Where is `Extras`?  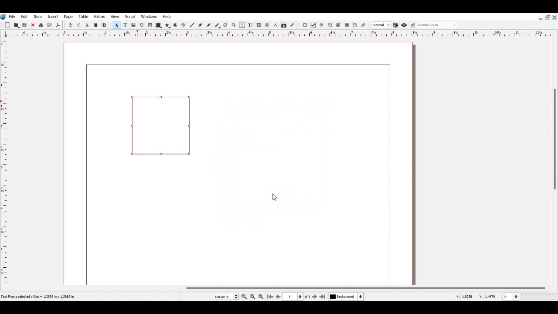
Extras is located at coordinates (99, 17).